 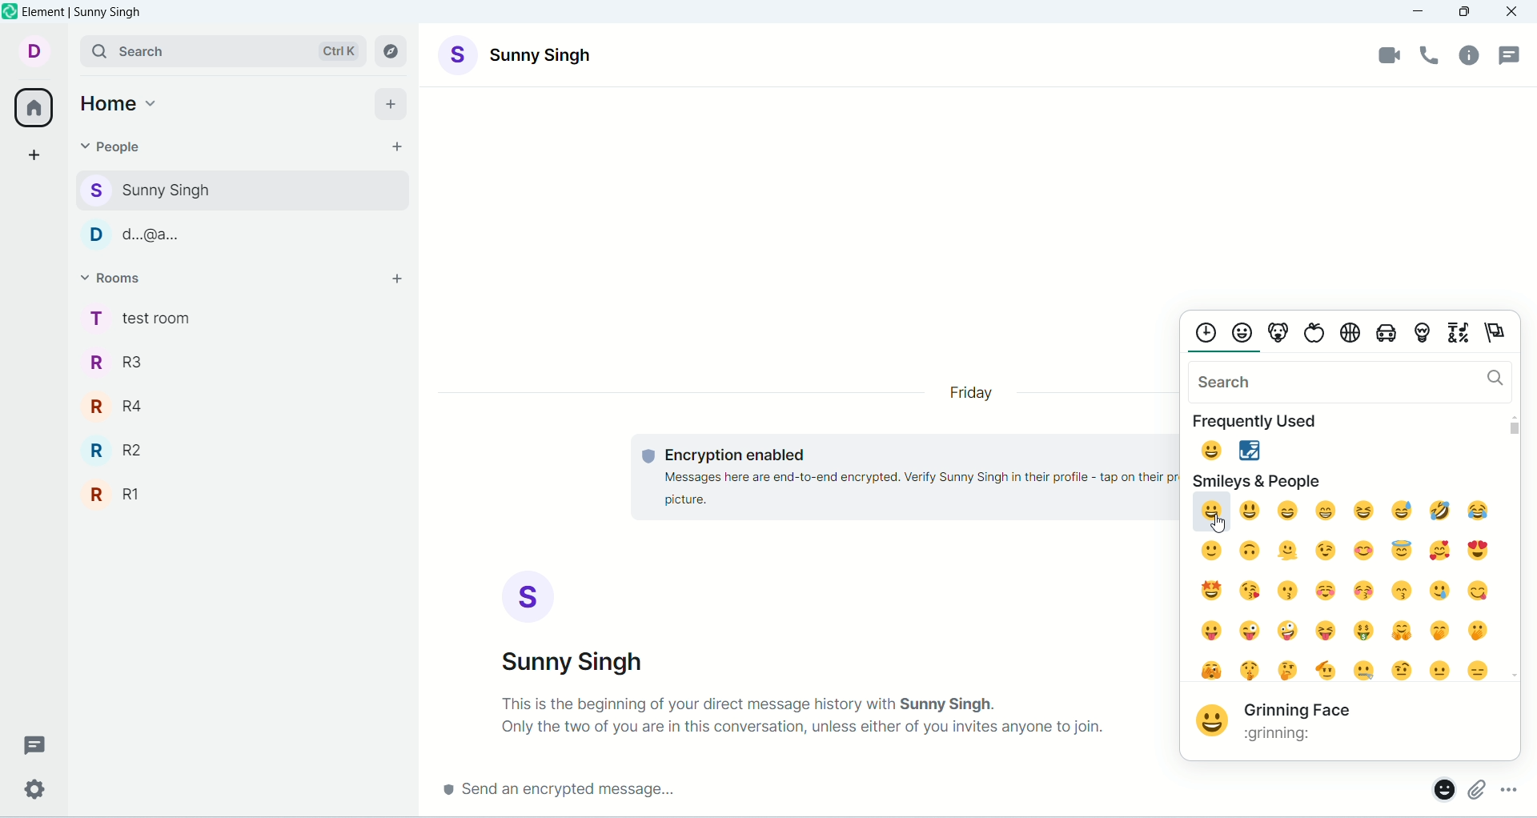 What do you see at coordinates (113, 146) in the screenshot?
I see `people` at bounding box center [113, 146].